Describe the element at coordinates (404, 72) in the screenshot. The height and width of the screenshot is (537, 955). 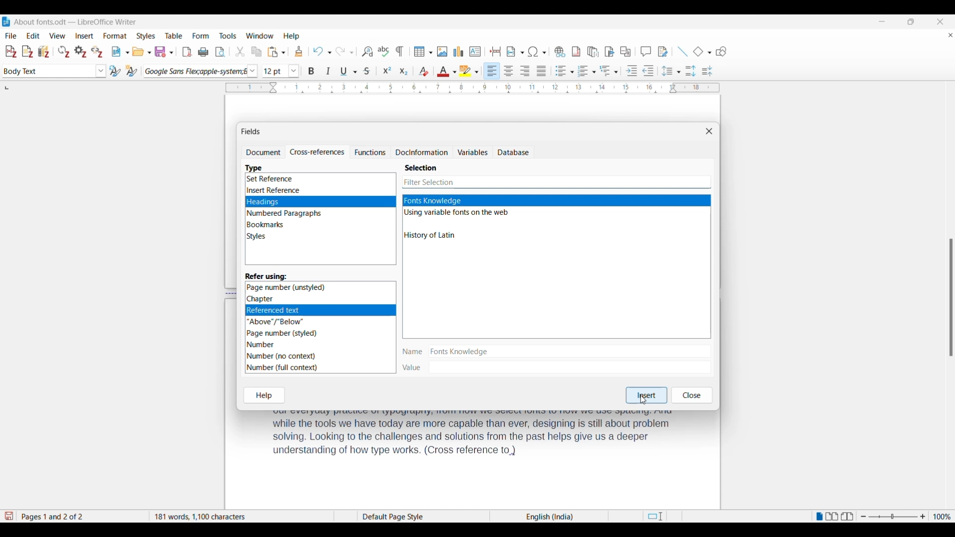
I see `Subscript` at that location.